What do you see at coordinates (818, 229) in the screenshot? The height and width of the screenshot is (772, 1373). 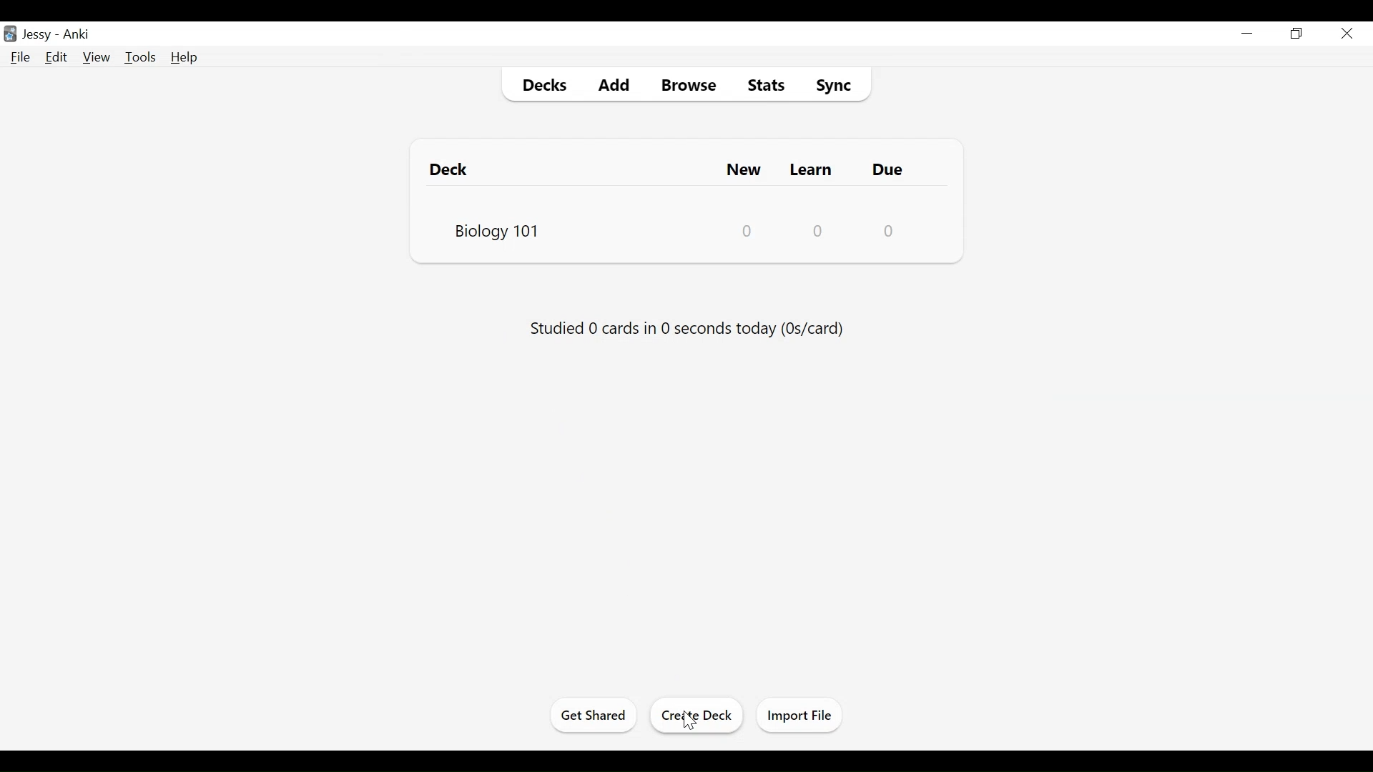 I see `Learn Card Count` at bounding box center [818, 229].